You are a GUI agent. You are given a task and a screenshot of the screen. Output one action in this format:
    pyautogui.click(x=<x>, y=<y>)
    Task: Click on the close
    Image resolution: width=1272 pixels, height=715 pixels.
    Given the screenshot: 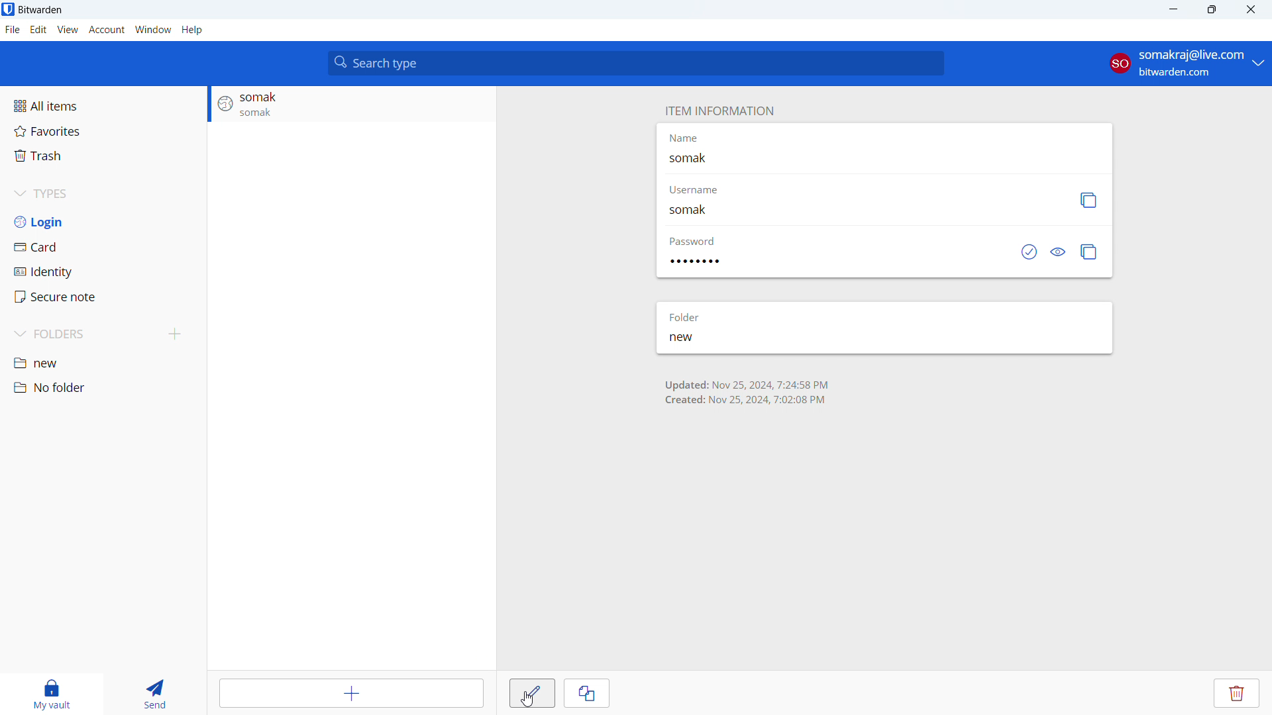 What is the action you would take?
    pyautogui.click(x=1249, y=10)
    